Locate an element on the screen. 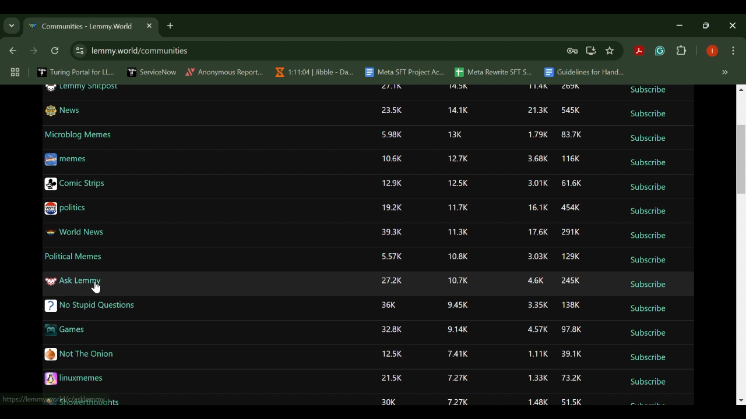 This screenshot has height=419, width=746. Site Password Data Saved is located at coordinates (572, 51).